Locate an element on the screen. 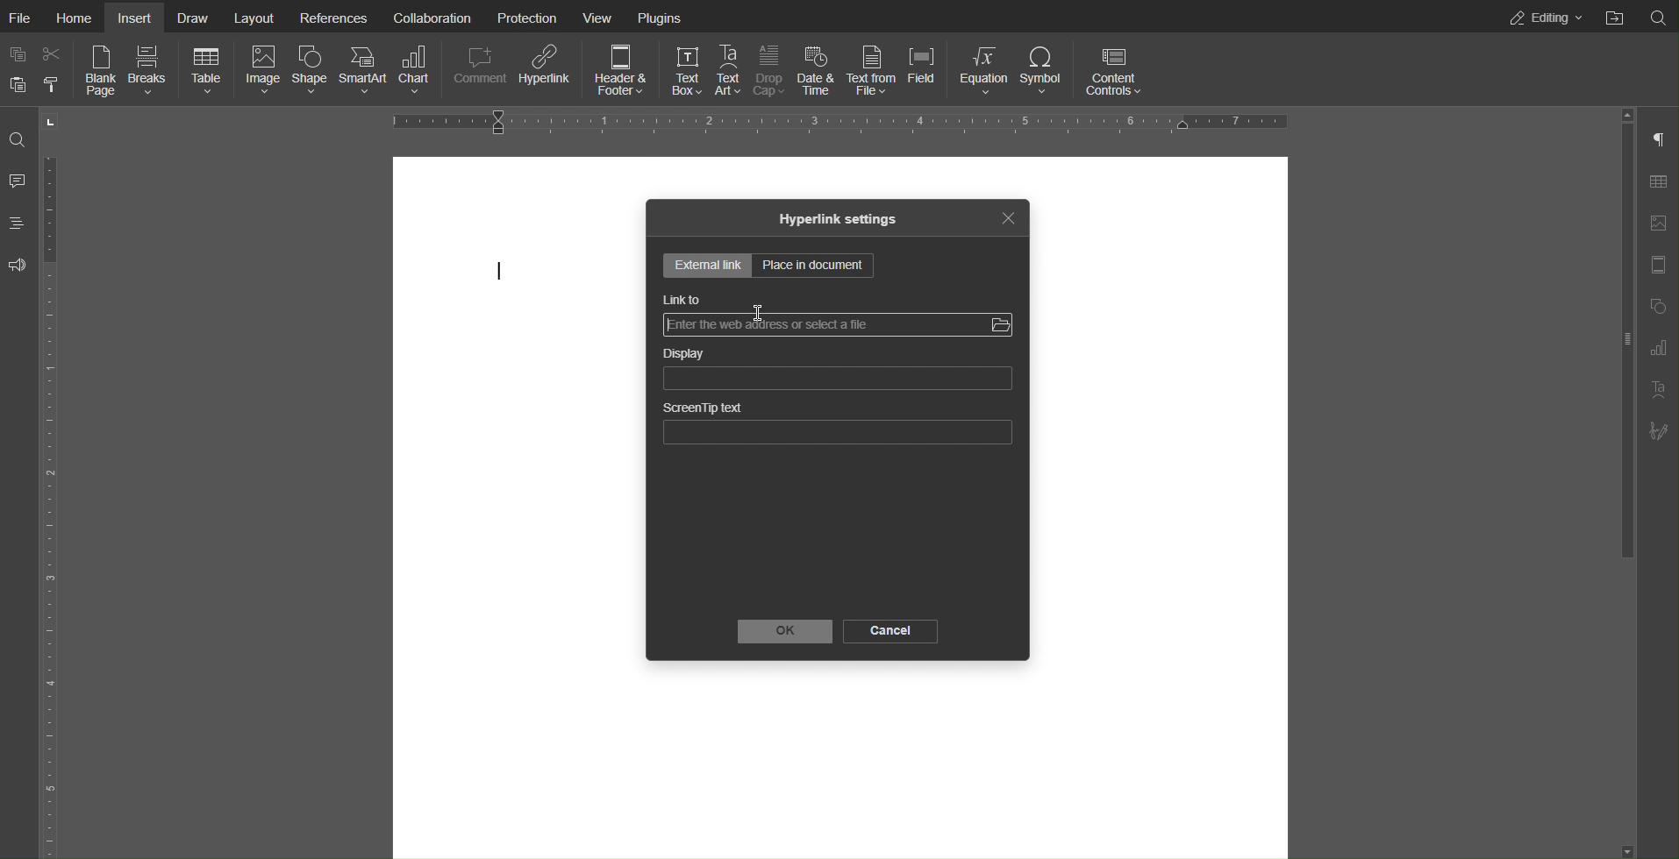 The width and height of the screenshot is (1679, 859). Place in document is located at coordinates (818, 266).